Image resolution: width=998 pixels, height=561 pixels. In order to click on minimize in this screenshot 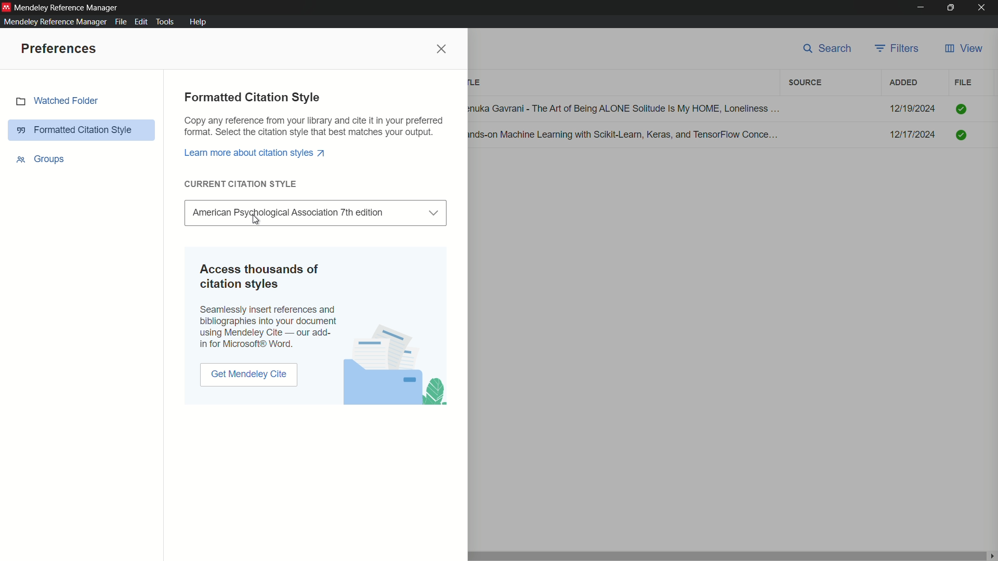, I will do `click(920, 8)`.